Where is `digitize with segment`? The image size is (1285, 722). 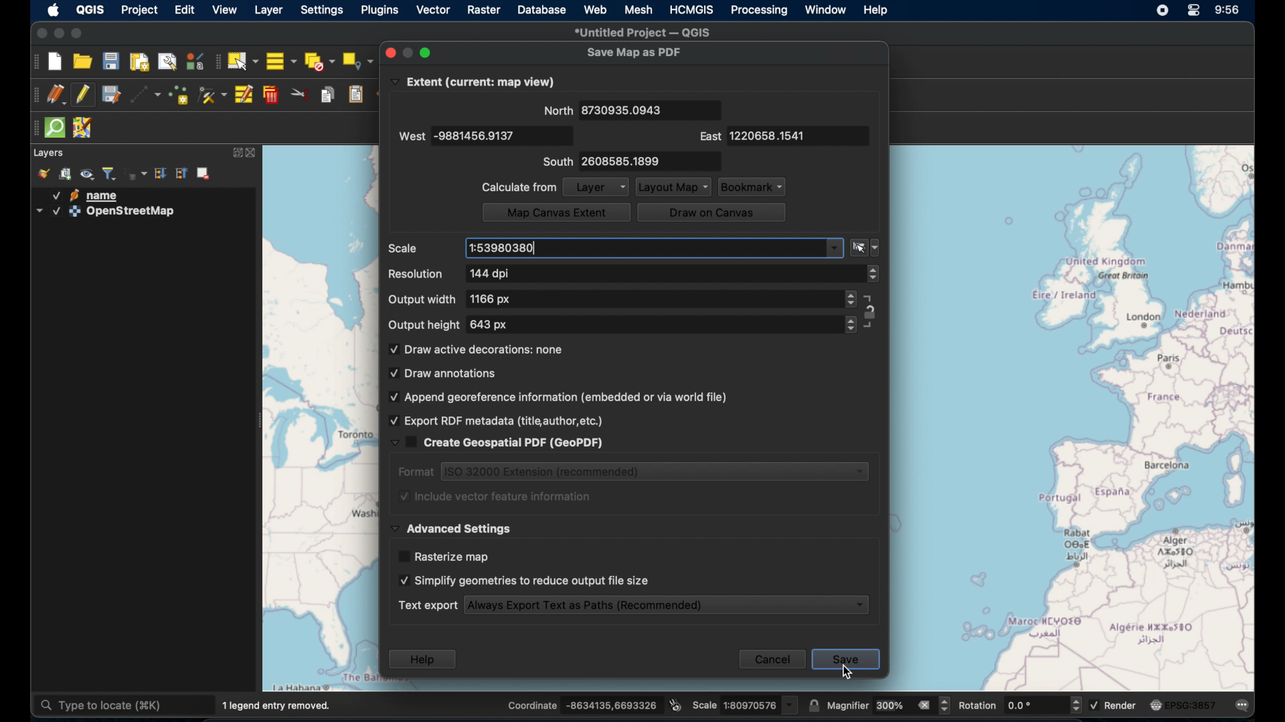 digitize with segment is located at coordinates (146, 96).